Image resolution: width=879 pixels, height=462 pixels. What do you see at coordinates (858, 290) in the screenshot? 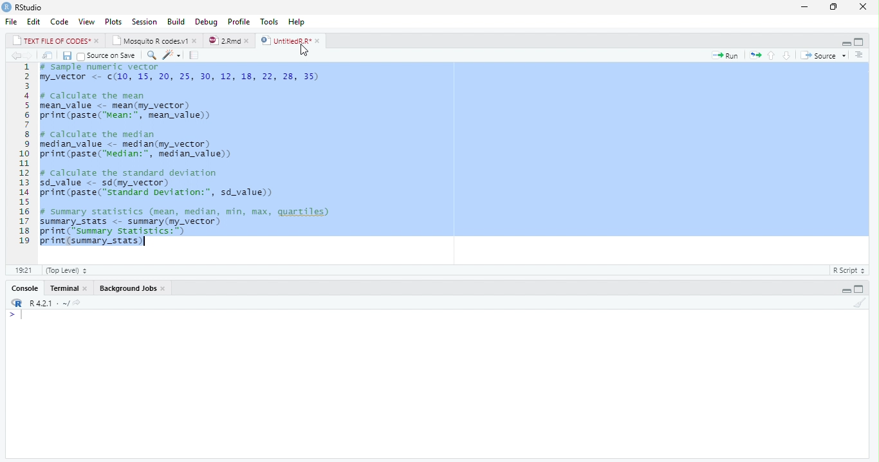
I see `maximize` at bounding box center [858, 290].